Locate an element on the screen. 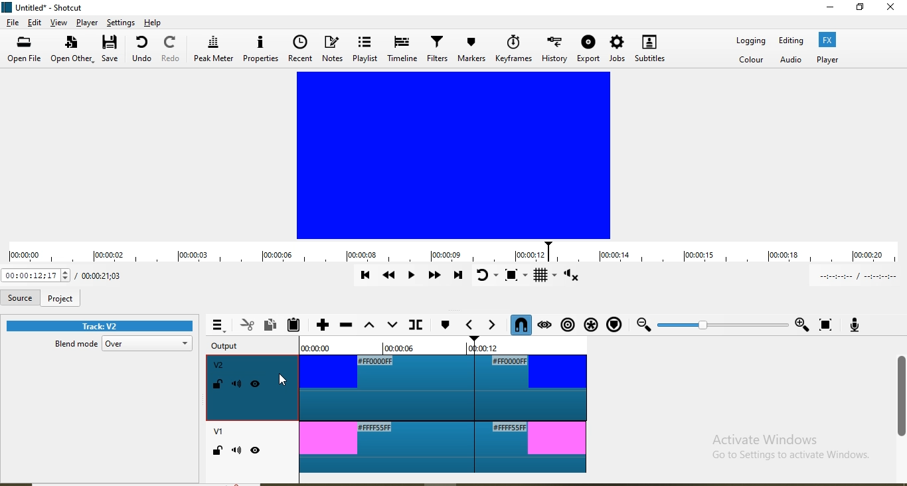  Media view  is located at coordinates (453, 156).